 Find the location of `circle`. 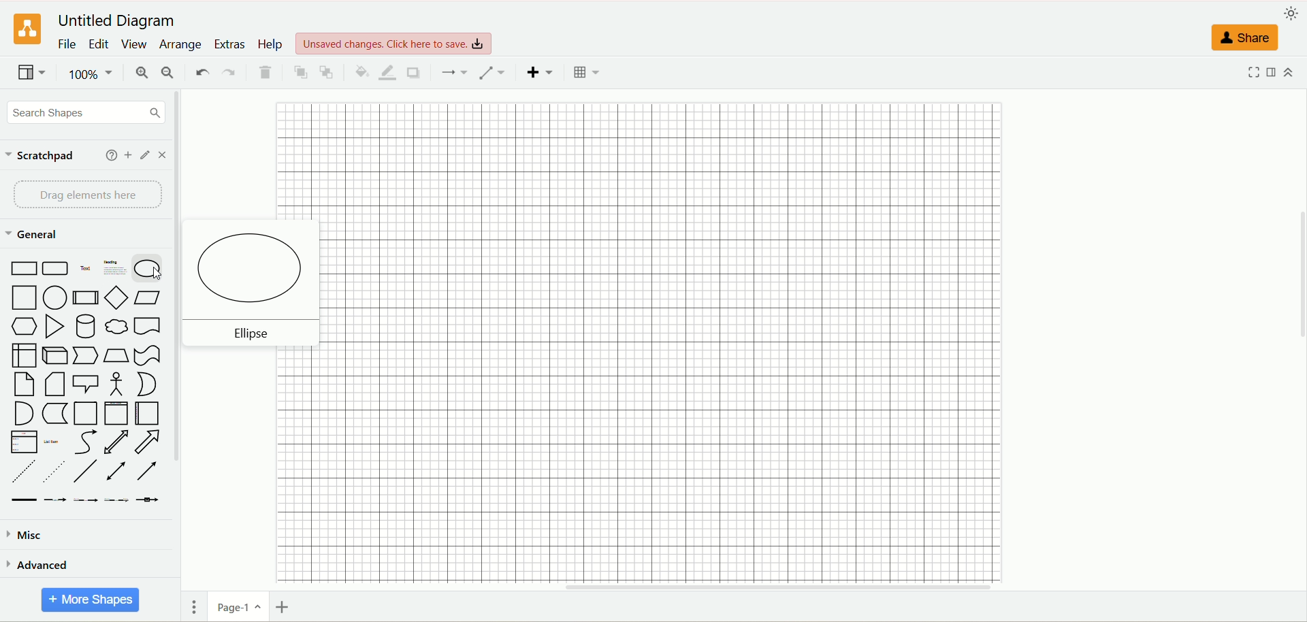

circle is located at coordinates (150, 269).